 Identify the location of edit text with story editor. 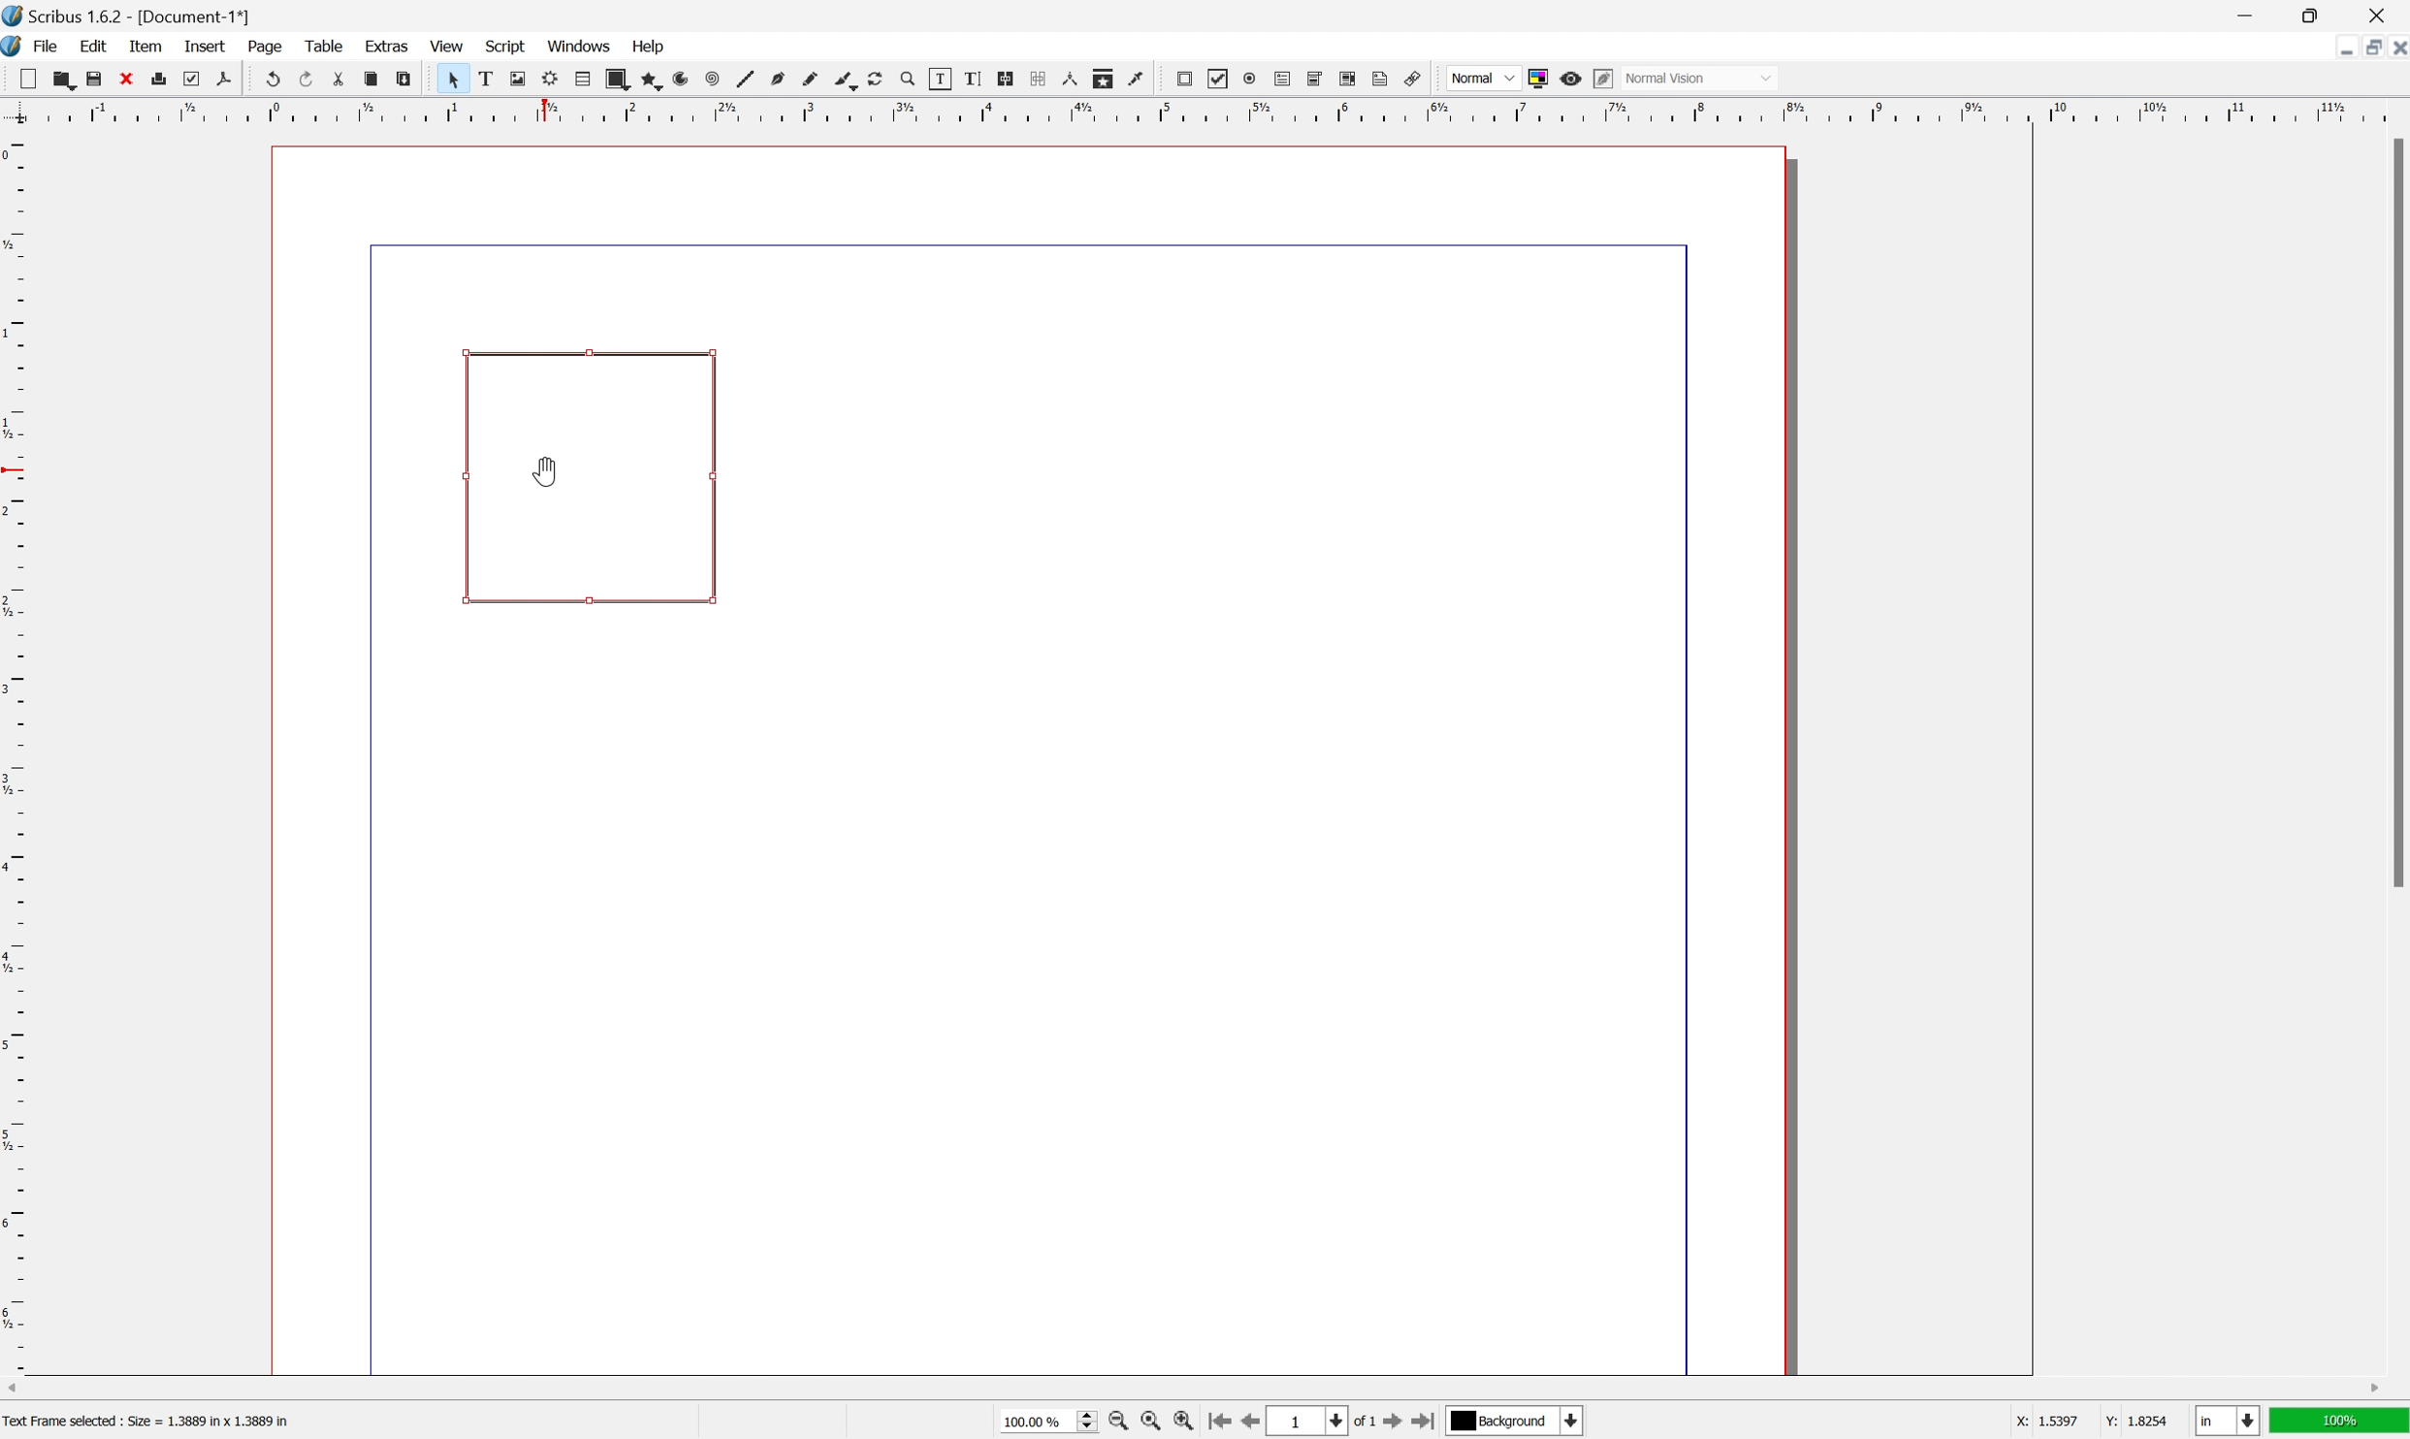
(972, 78).